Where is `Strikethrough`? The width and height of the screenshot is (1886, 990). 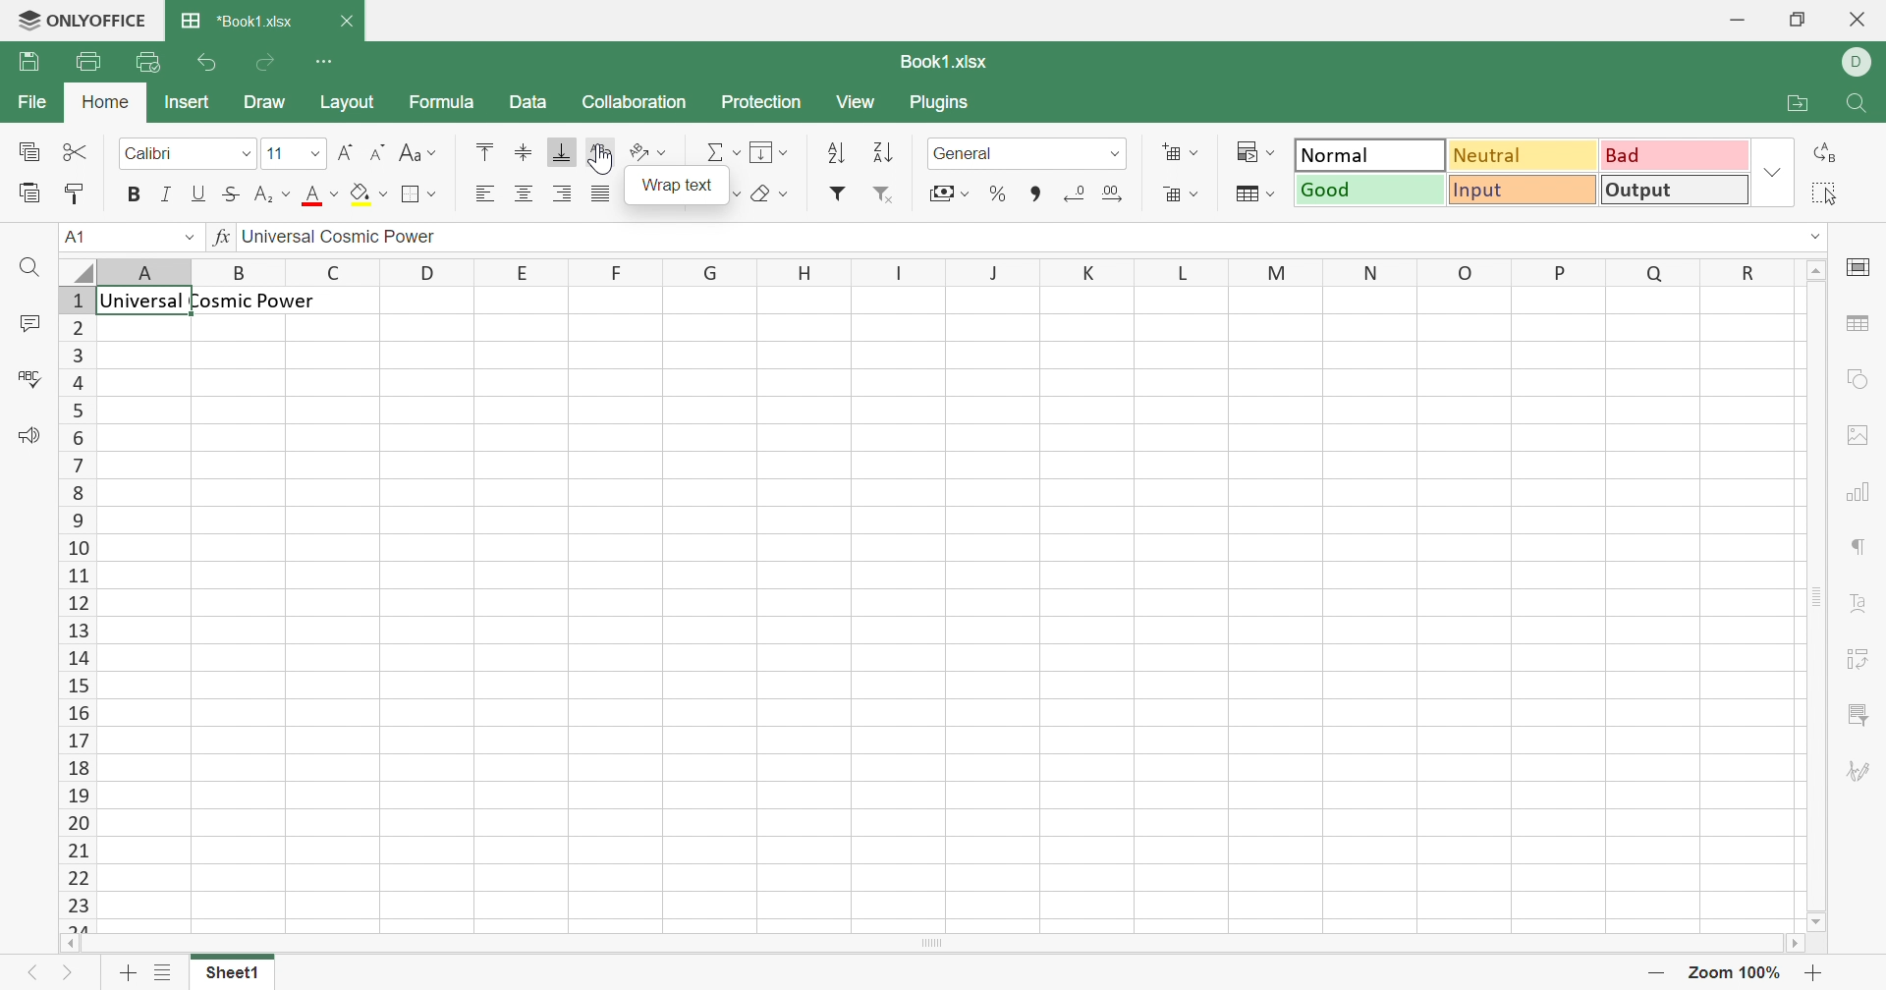 Strikethrough is located at coordinates (229, 195).